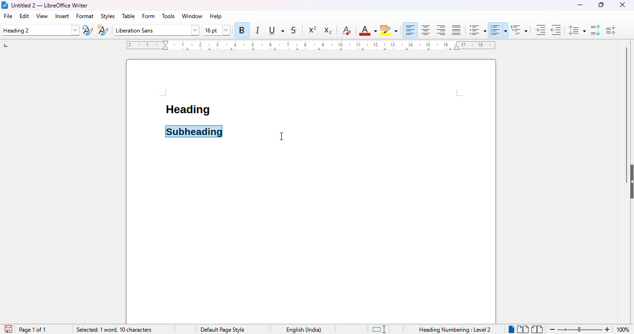 Image resolution: width=634 pixels, height=334 pixels. I want to click on close, so click(622, 5).